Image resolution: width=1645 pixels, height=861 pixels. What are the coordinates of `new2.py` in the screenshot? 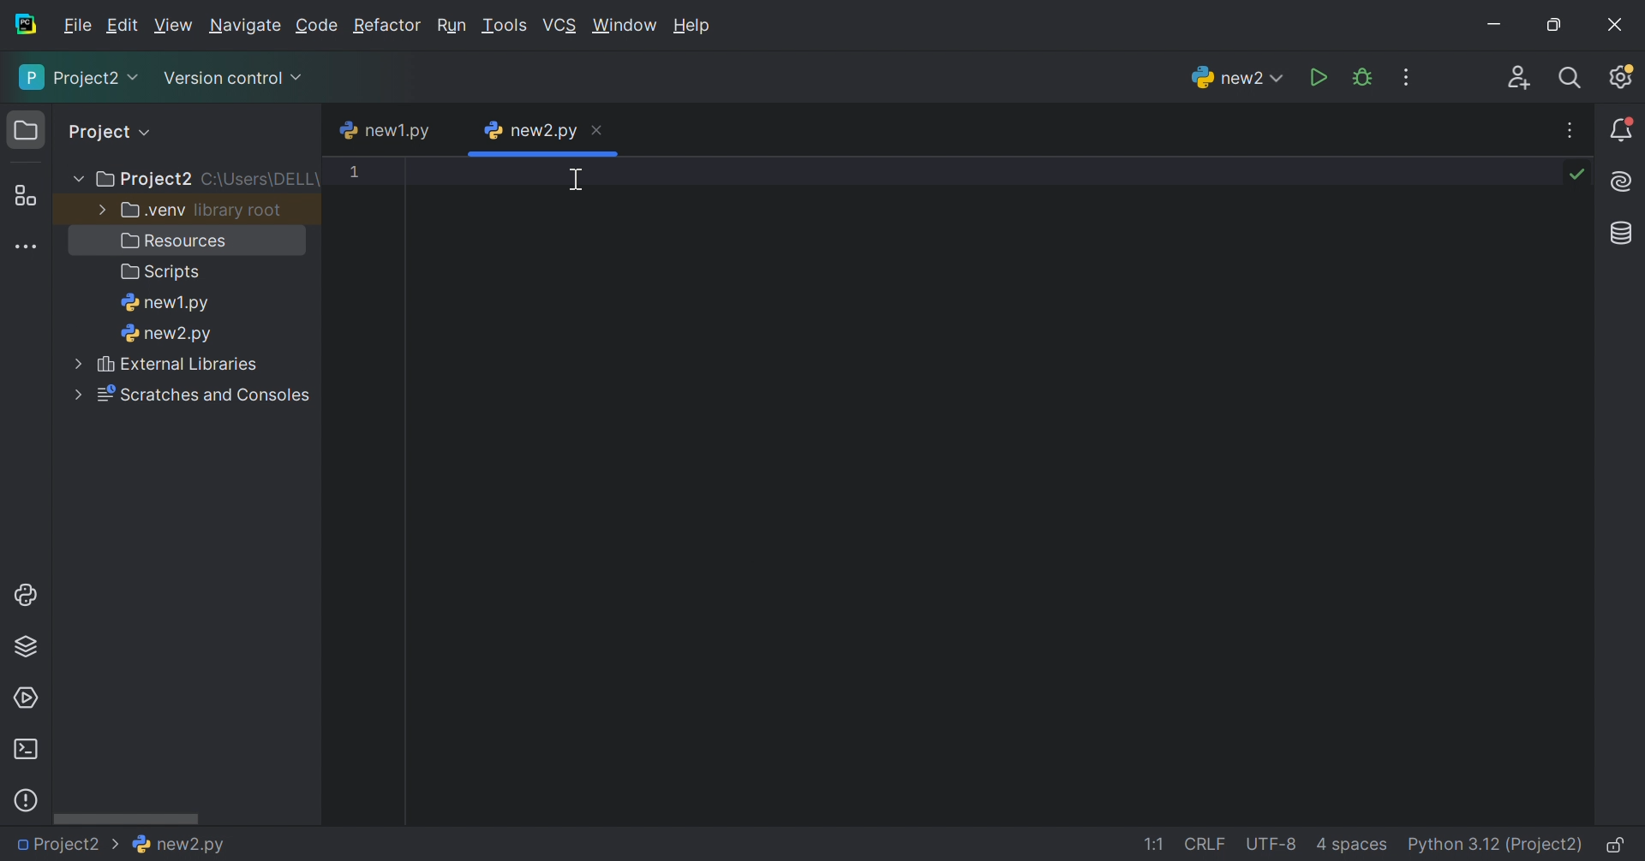 It's located at (169, 335).